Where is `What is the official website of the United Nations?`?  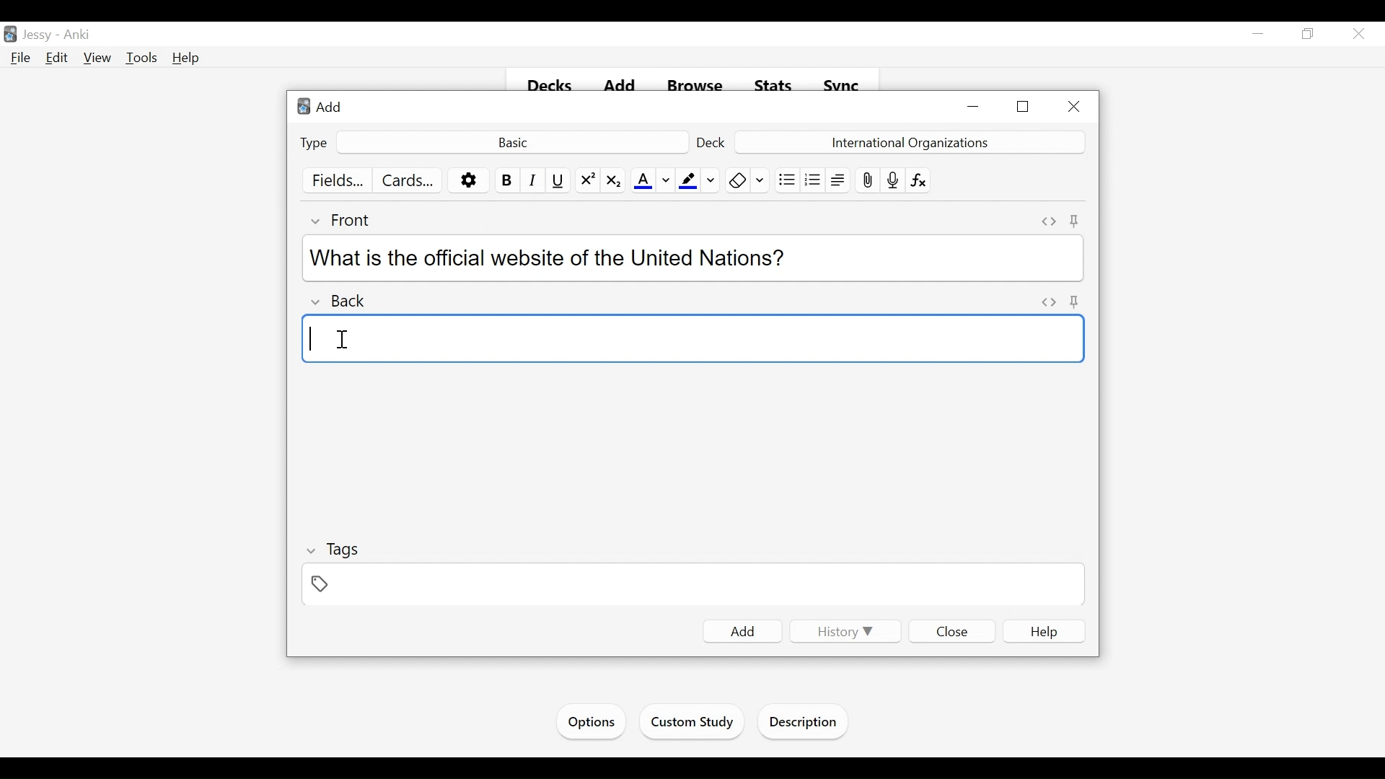
What is the official website of the United Nations? is located at coordinates (692, 258).